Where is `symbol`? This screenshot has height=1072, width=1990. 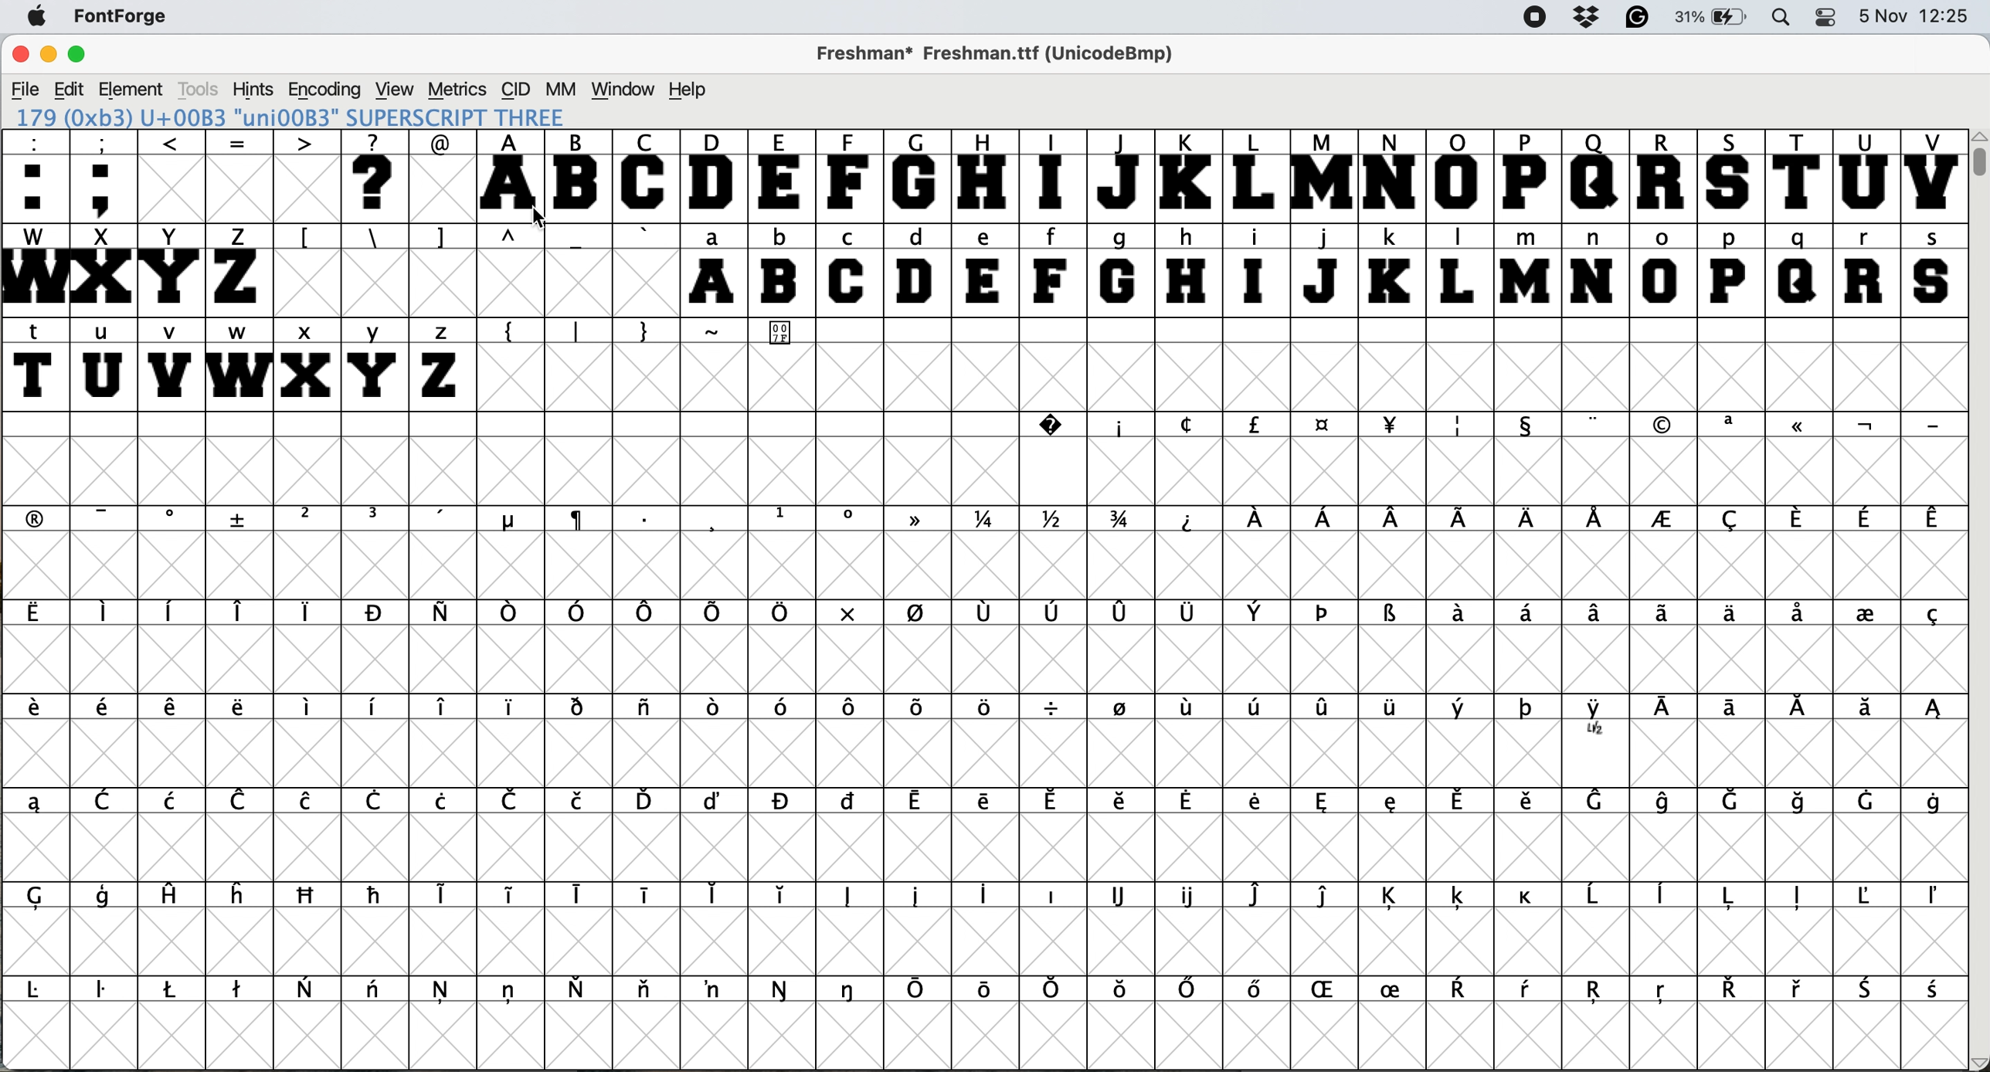
symbol is located at coordinates (514, 800).